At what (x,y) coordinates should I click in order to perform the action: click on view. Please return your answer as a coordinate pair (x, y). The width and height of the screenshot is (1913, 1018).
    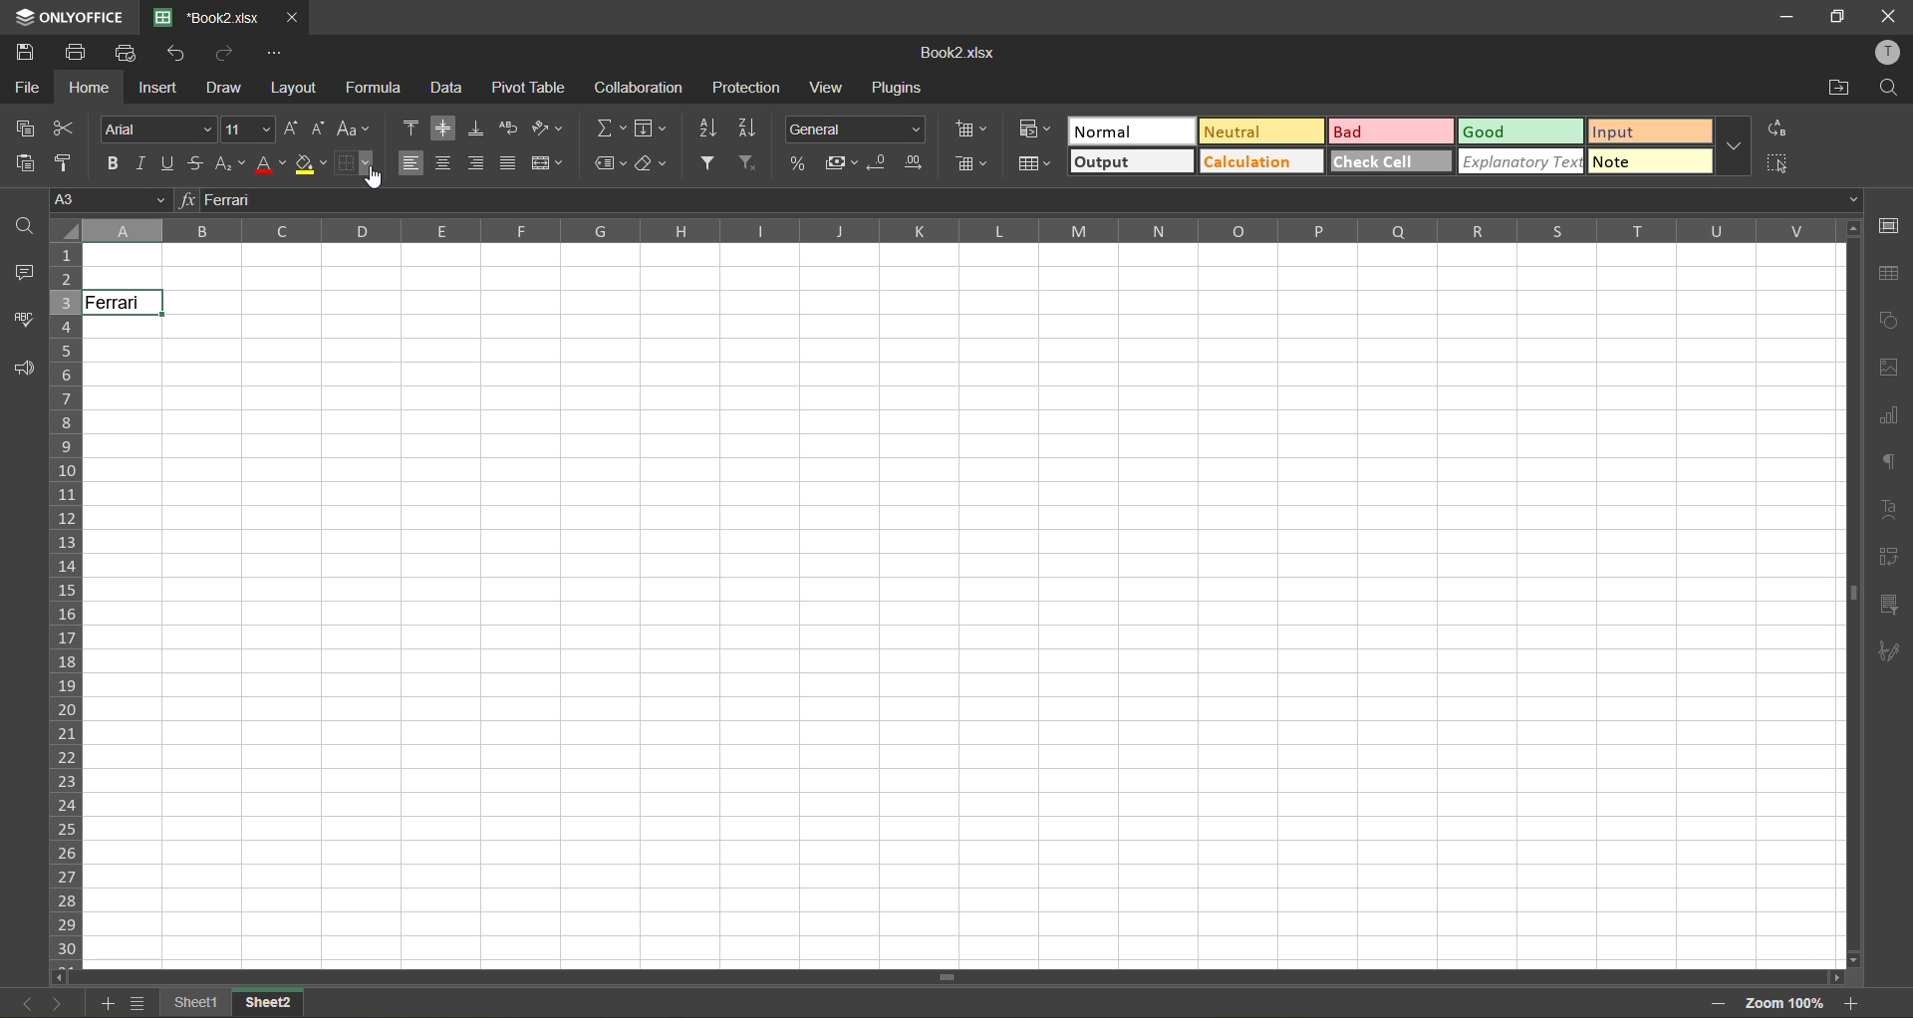
    Looking at the image, I should click on (831, 88).